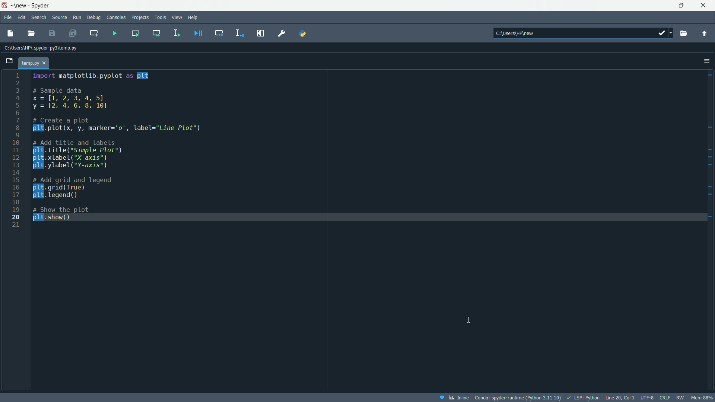 The height and width of the screenshot is (402, 715). What do you see at coordinates (41, 48) in the screenshot?
I see `file directory` at bounding box center [41, 48].